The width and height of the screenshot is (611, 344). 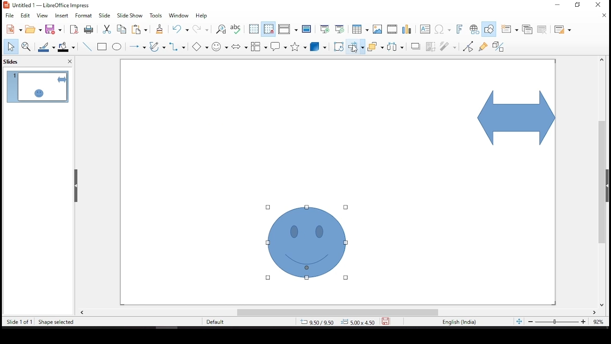 I want to click on redo, so click(x=200, y=30).